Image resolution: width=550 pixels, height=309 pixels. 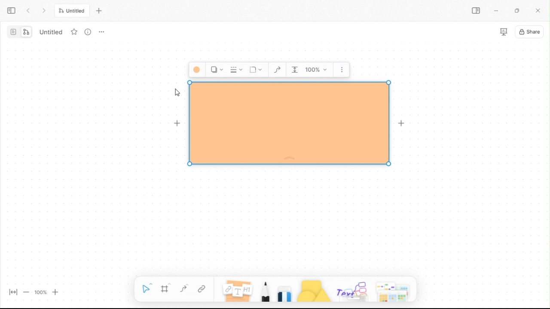 I want to click on more info, so click(x=88, y=31).